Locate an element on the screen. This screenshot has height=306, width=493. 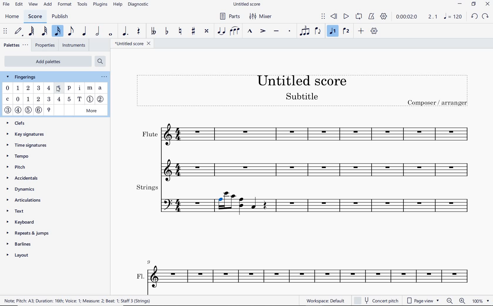
help is located at coordinates (118, 6).